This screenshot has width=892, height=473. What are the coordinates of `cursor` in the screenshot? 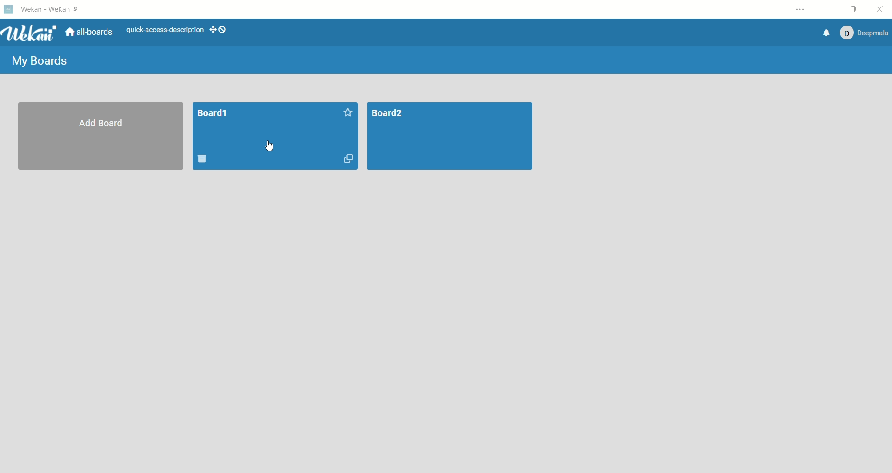 It's located at (263, 147).